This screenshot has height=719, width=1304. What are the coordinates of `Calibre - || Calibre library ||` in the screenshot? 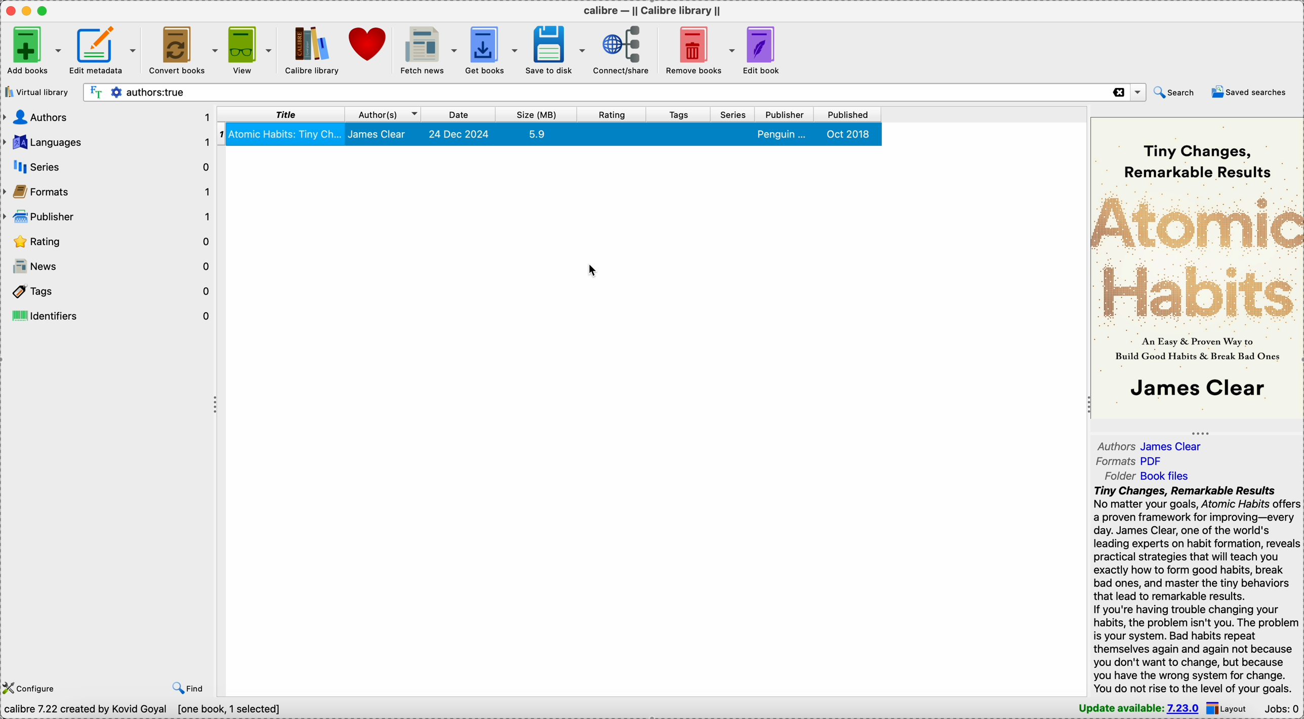 It's located at (652, 11).